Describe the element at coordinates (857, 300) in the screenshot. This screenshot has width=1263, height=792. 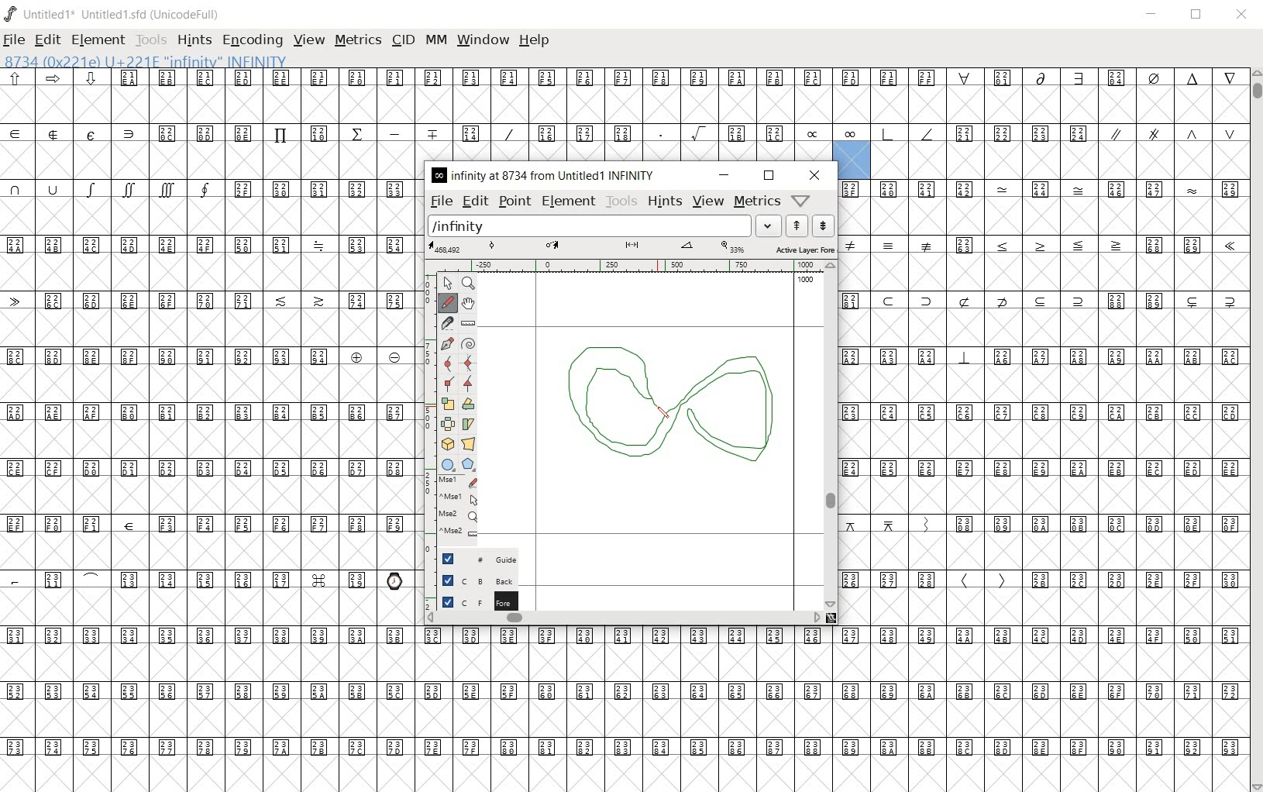
I see `Unicode code points` at that location.